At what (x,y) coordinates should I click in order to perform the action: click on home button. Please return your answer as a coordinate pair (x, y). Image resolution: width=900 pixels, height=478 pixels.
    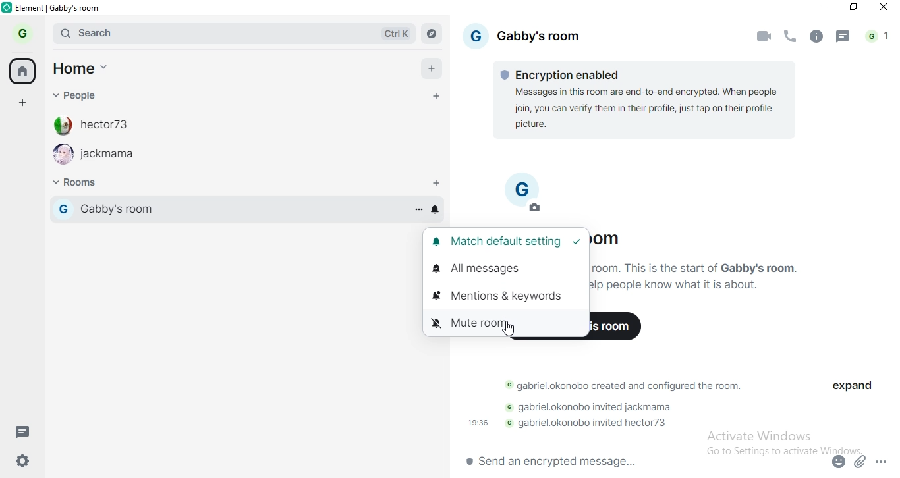
    Looking at the image, I should click on (24, 72).